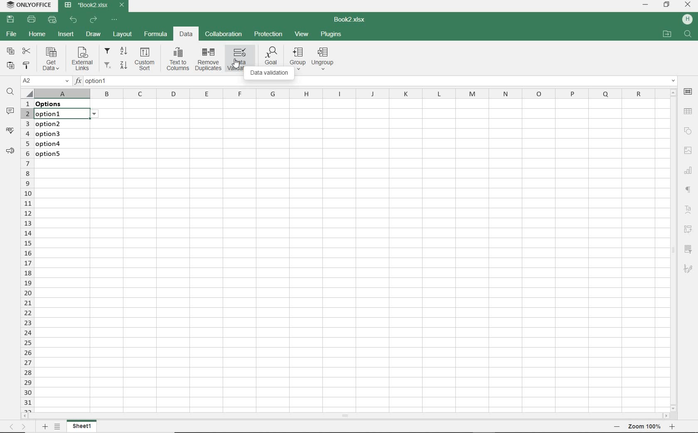  I want to click on SCROLLBAR, so click(673, 250).